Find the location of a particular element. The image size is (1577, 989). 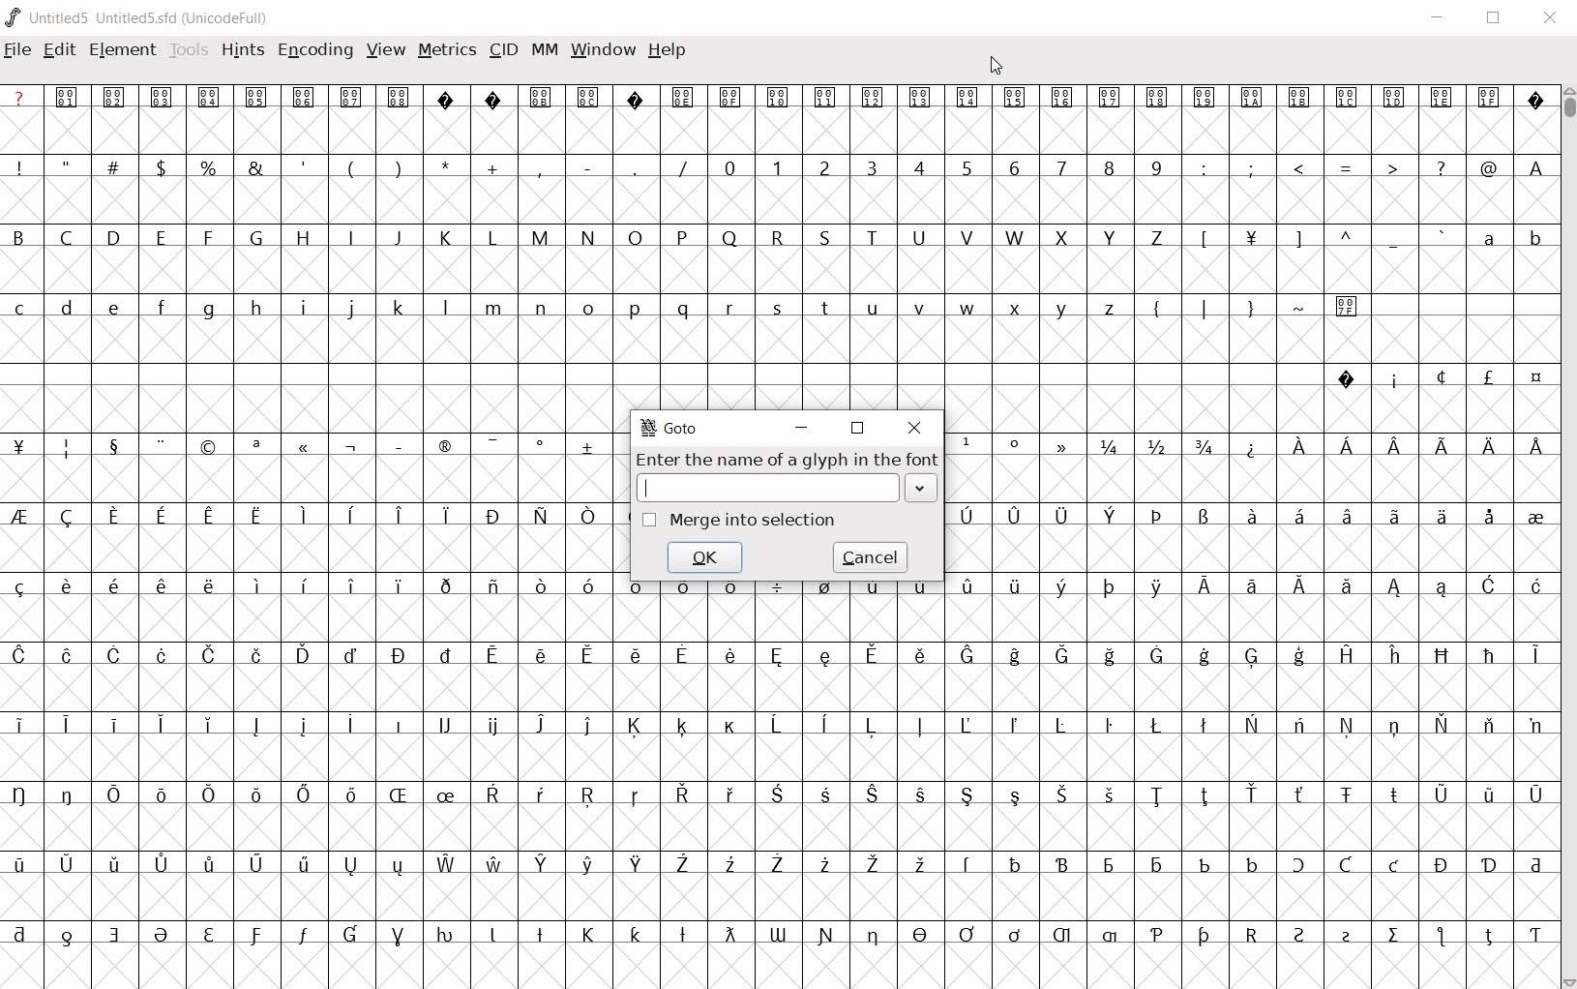

Symbol is located at coordinates (1012, 658).